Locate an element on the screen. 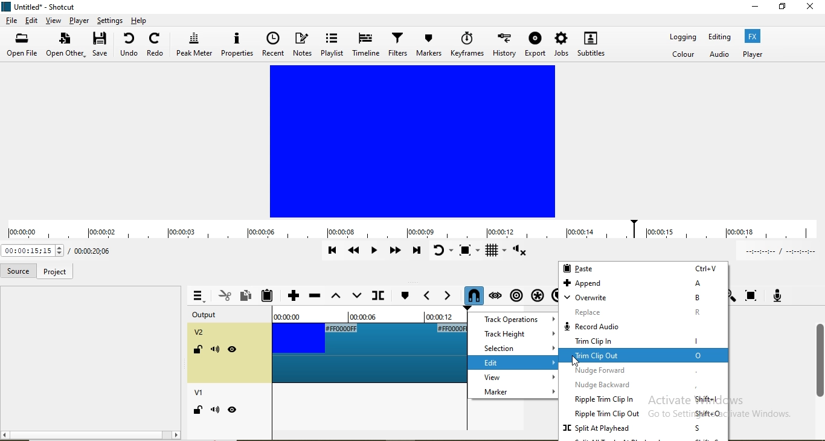 Image resolution: width=825 pixels, height=441 pixels. minimse is located at coordinates (755, 8).